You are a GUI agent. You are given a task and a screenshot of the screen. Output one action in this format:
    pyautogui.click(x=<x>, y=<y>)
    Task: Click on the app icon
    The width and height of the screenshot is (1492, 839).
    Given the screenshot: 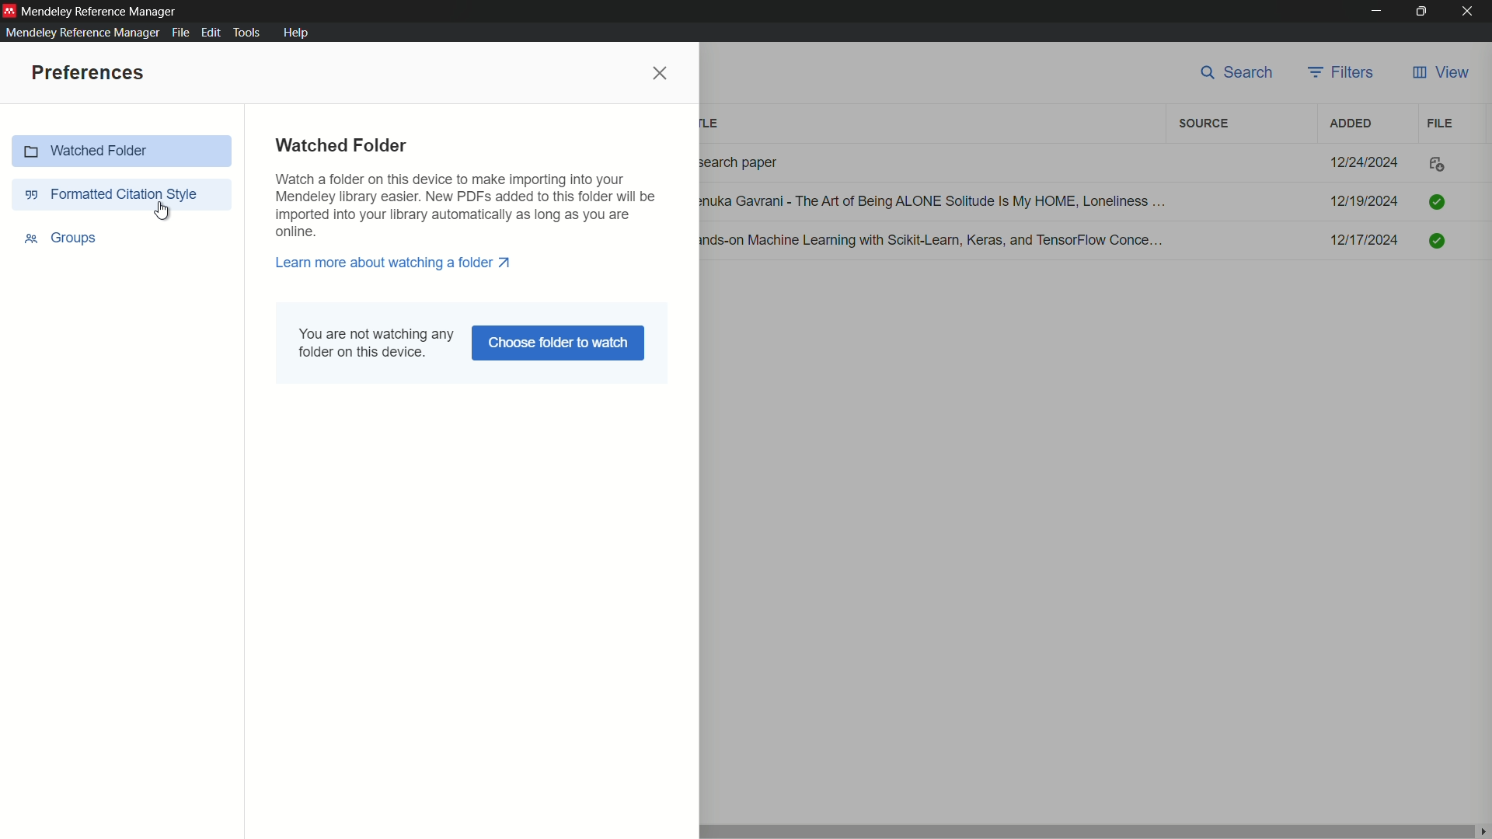 What is the action you would take?
    pyautogui.click(x=9, y=9)
    